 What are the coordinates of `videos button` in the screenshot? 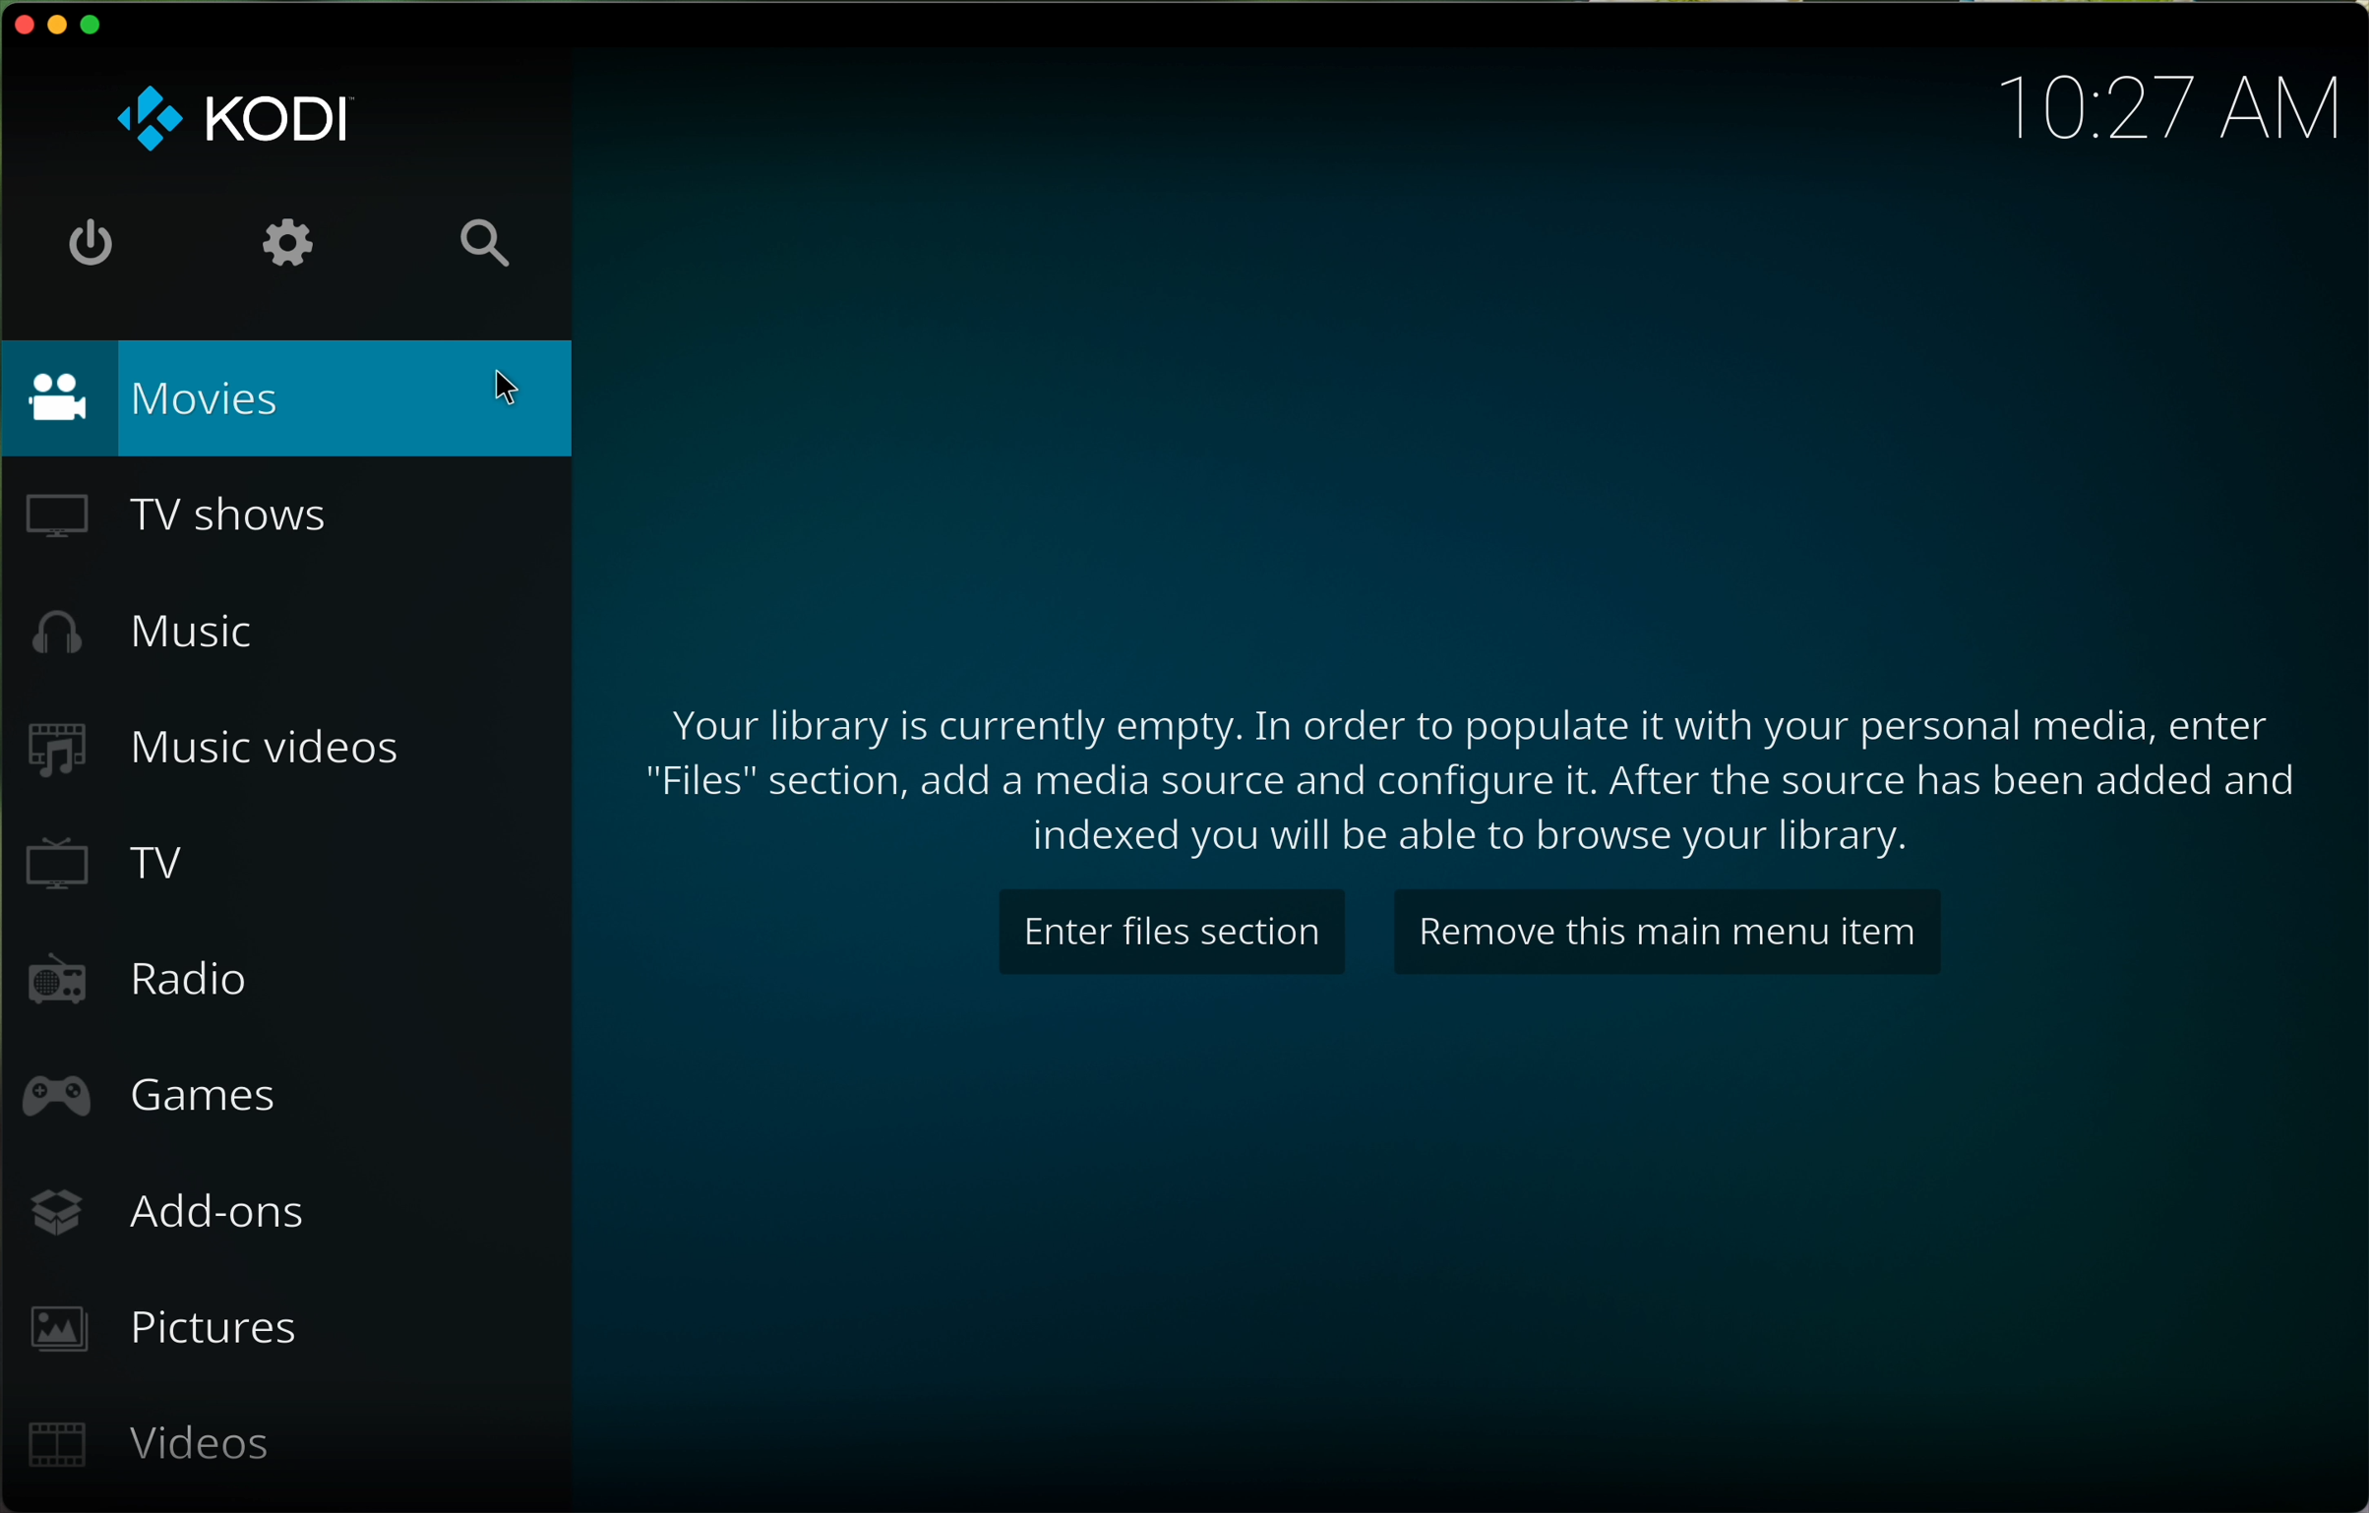 It's located at (147, 1443).